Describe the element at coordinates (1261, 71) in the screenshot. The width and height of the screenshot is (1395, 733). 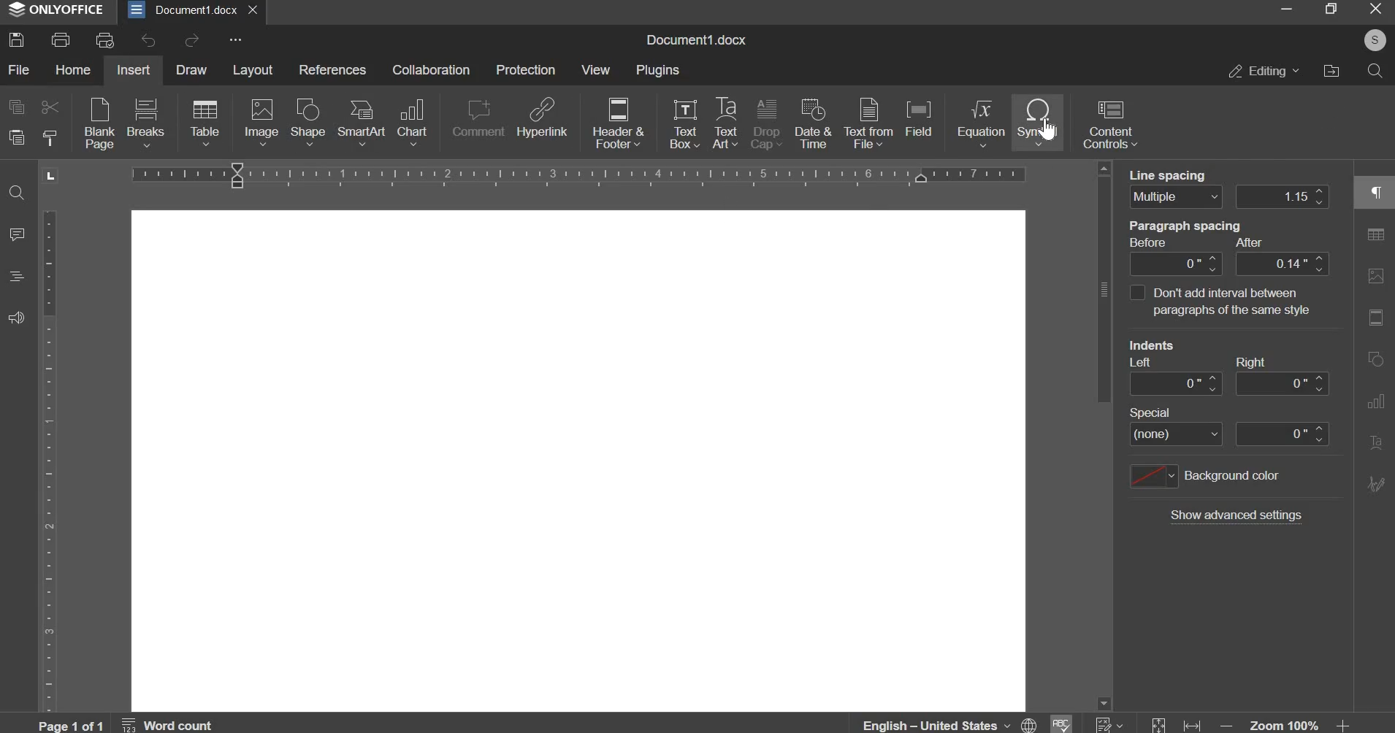
I see `editing` at that location.